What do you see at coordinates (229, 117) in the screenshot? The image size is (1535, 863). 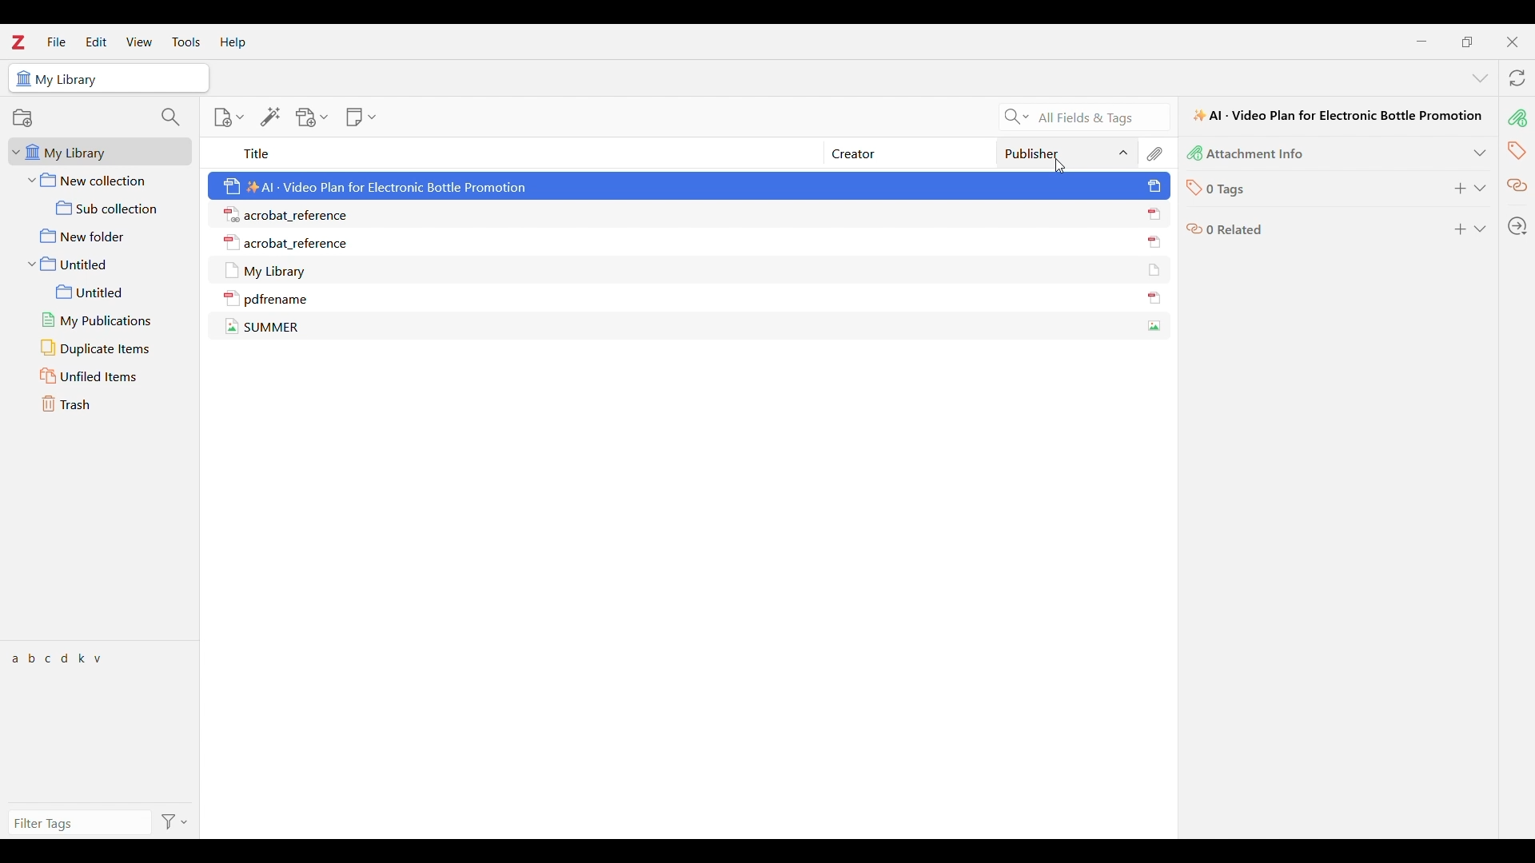 I see `New item options` at bounding box center [229, 117].